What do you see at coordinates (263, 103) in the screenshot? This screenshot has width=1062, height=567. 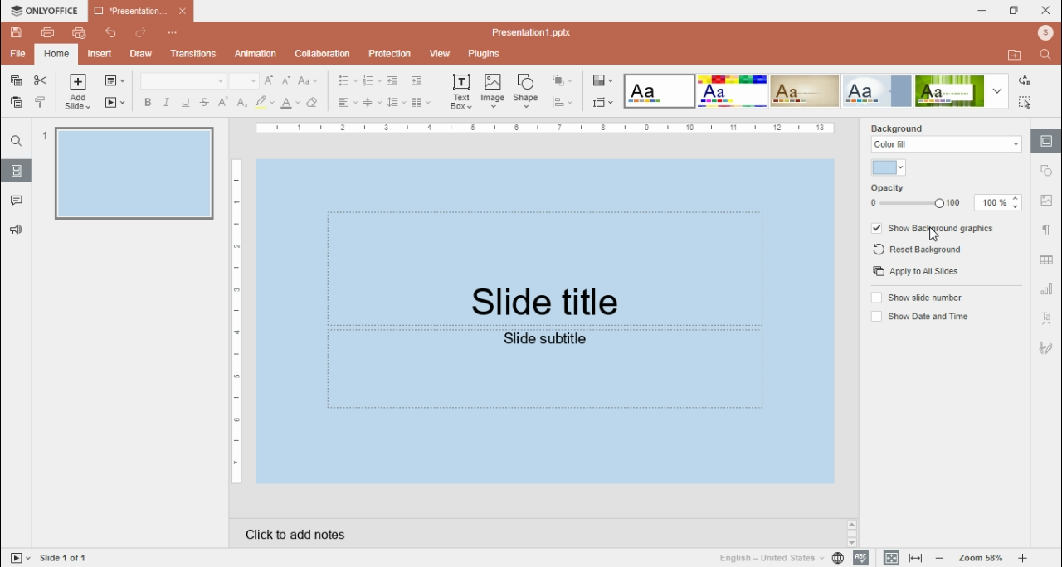 I see `highlight color` at bounding box center [263, 103].